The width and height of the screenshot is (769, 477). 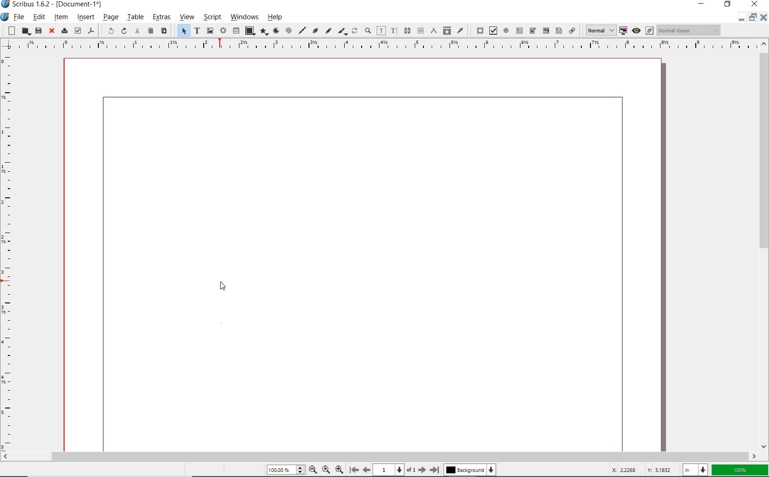 What do you see at coordinates (729, 5) in the screenshot?
I see `restore` at bounding box center [729, 5].